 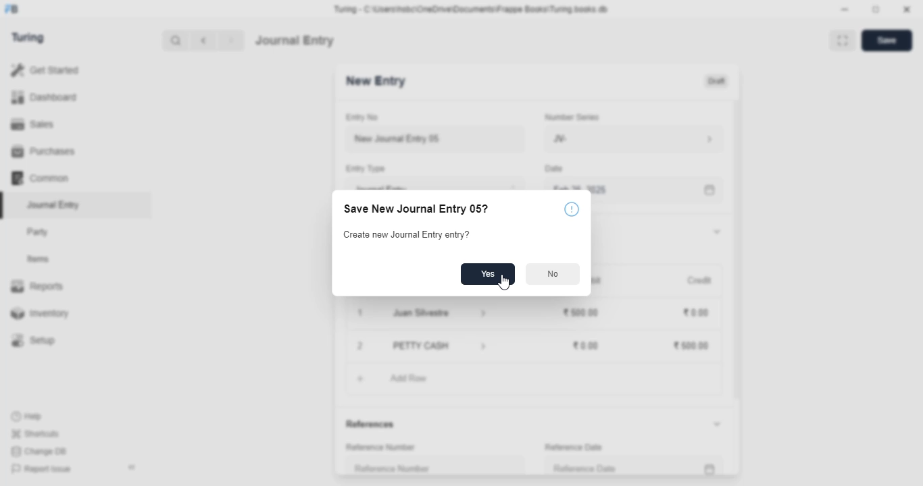 I want to click on calendar icon, so click(x=709, y=190).